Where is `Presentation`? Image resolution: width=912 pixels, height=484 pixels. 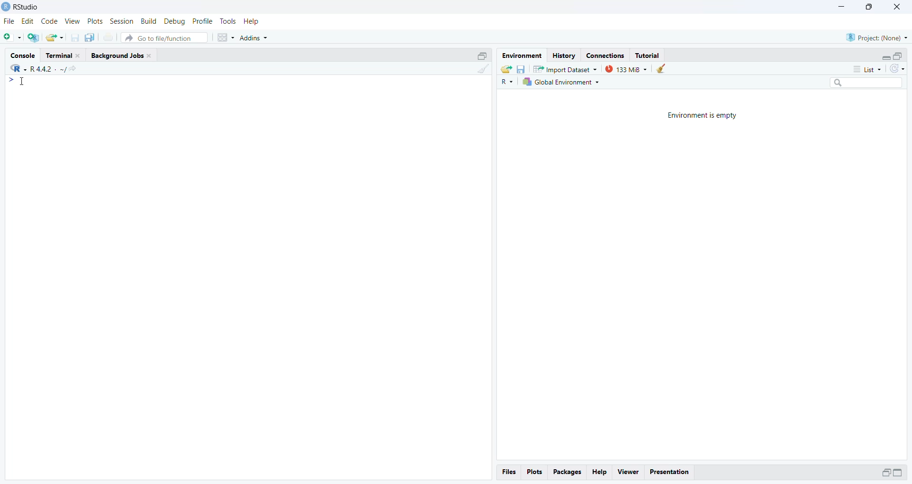
Presentation is located at coordinates (671, 472).